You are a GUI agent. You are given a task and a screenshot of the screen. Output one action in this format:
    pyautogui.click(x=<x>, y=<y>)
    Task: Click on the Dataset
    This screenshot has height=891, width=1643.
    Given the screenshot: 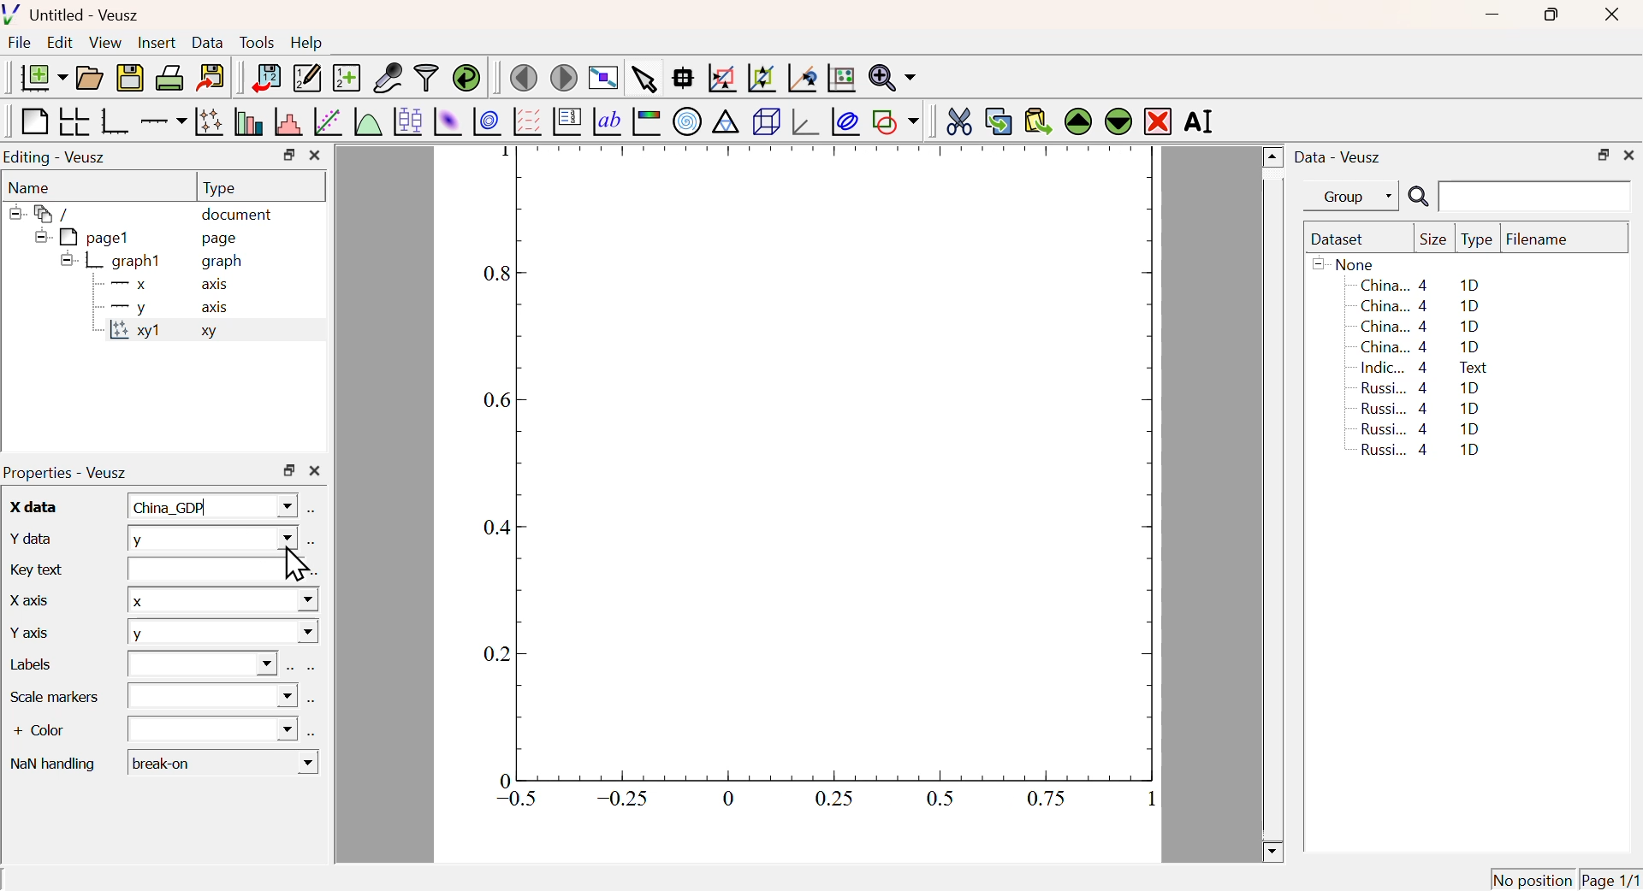 What is the action you would take?
    pyautogui.click(x=1341, y=240)
    